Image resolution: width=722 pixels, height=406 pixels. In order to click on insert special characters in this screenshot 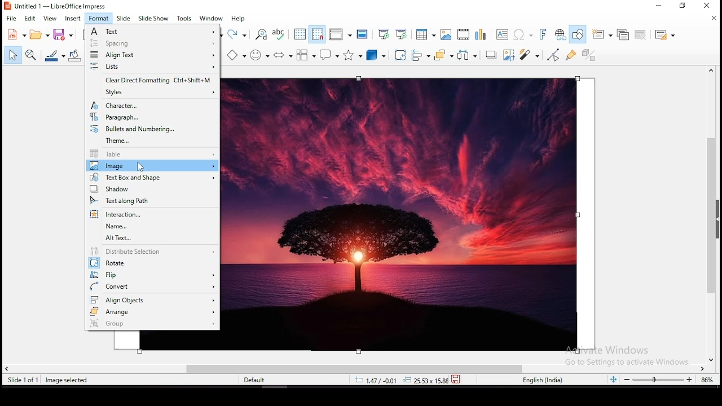, I will do `click(522, 34)`.